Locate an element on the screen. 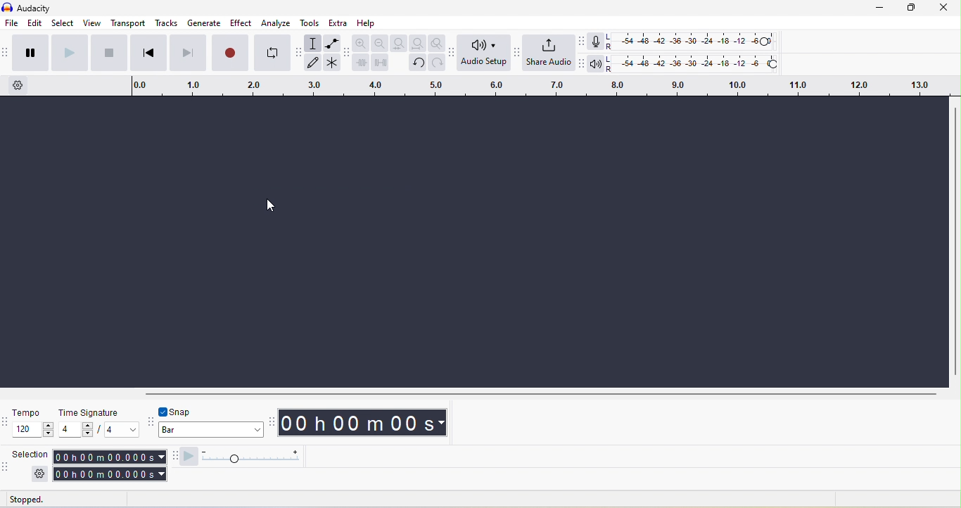 The width and height of the screenshot is (961, 508). toggle snap is located at coordinates (176, 412).